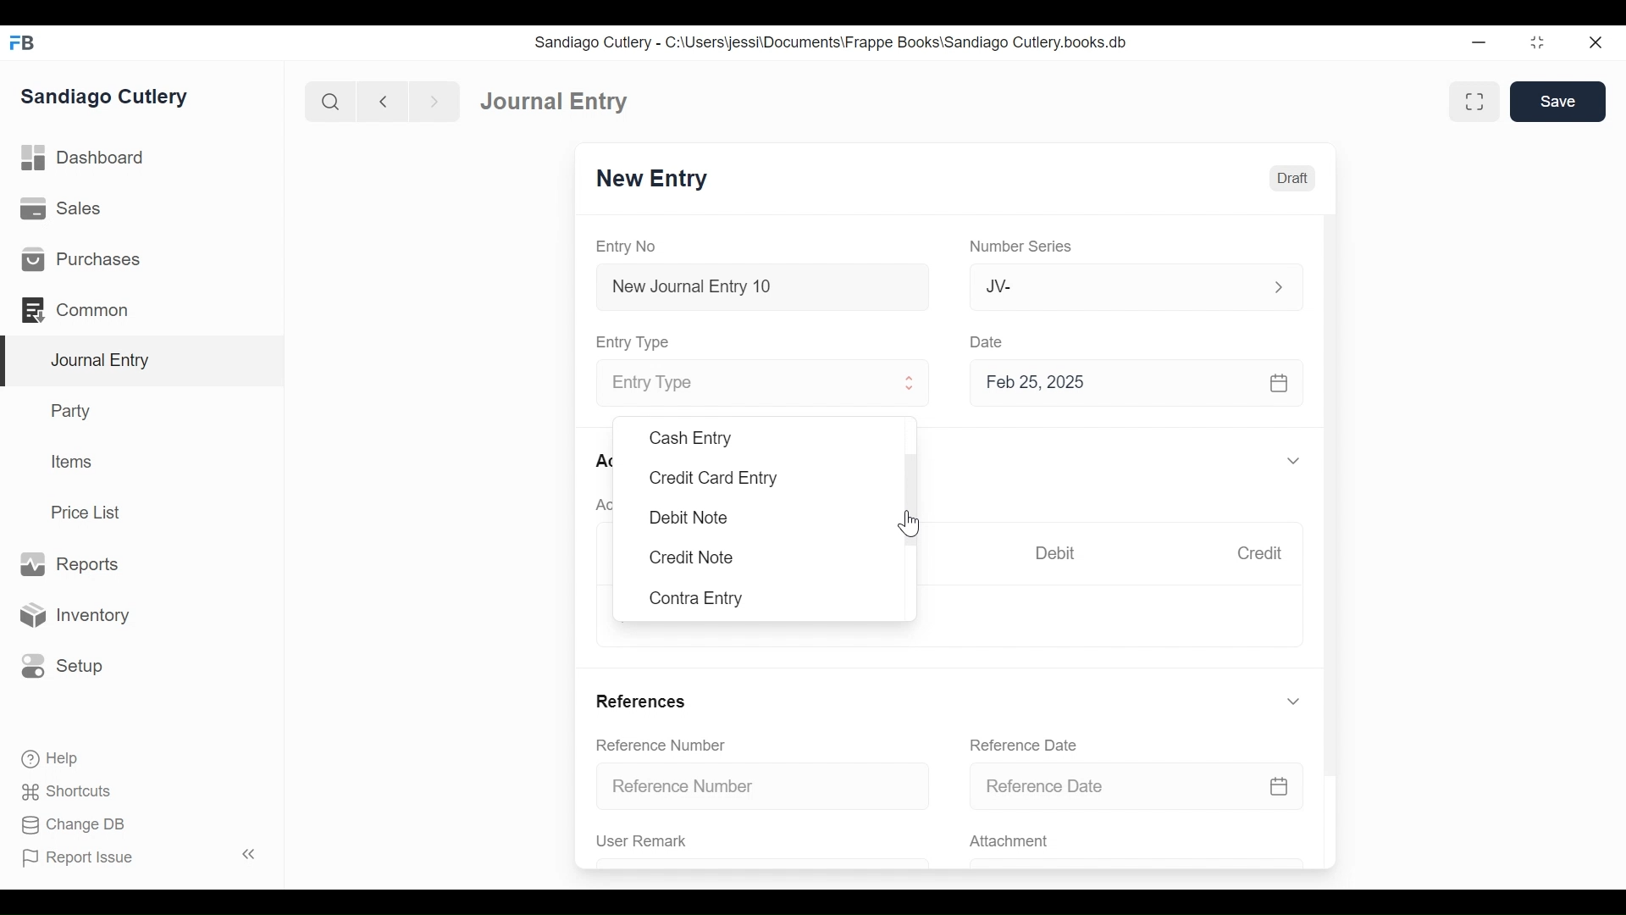  What do you see at coordinates (435, 100) in the screenshot?
I see `Navigate Forward` at bounding box center [435, 100].